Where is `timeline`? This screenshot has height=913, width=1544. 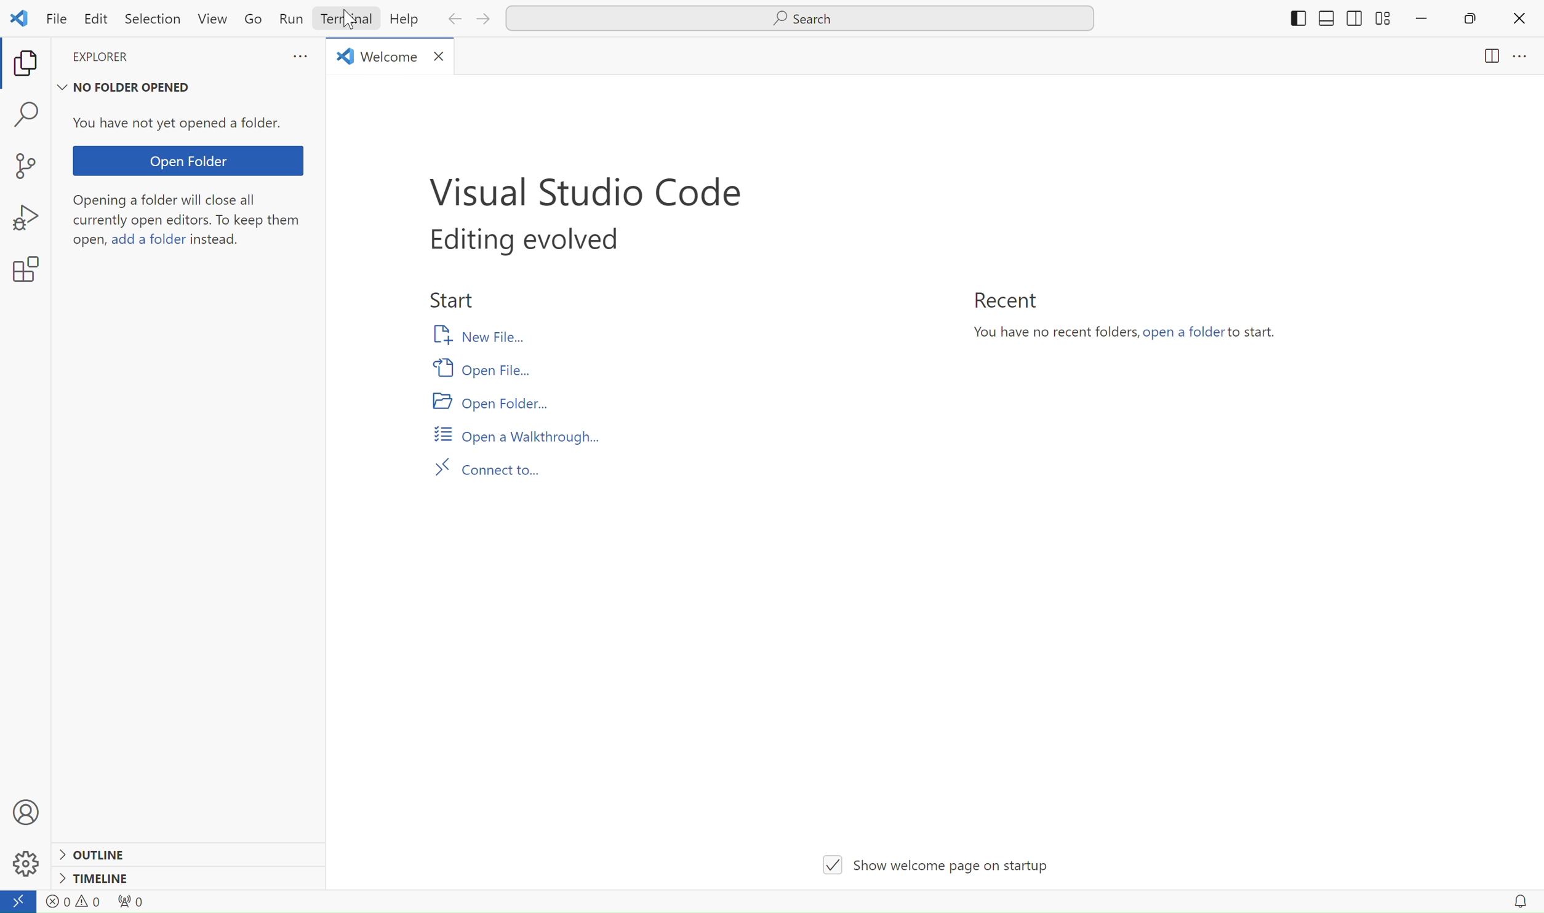 timeline is located at coordinates (103, 879).